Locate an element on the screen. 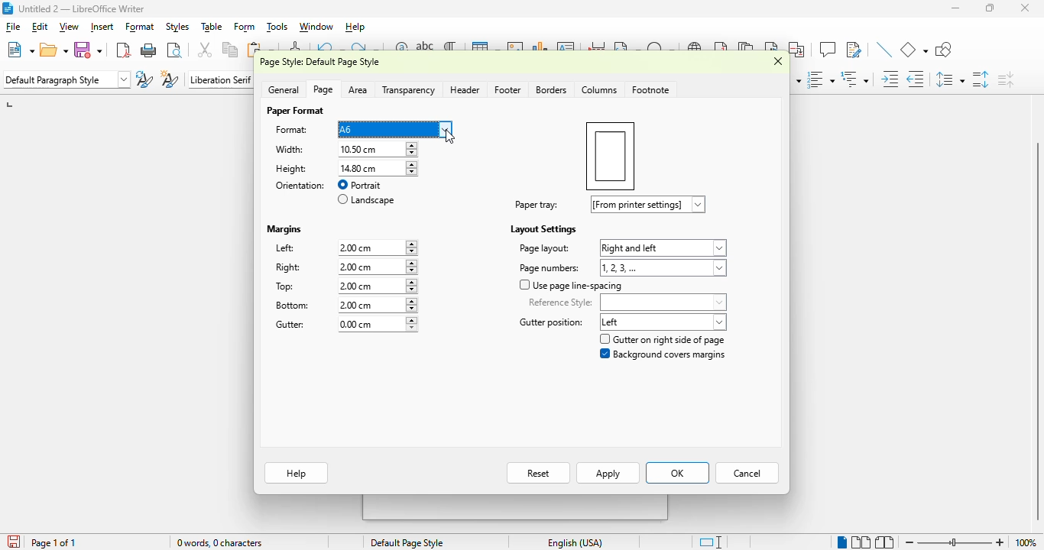 The width and height of the screenshot is (1044, 550). click to save the document is located at coordinates (15, 542).